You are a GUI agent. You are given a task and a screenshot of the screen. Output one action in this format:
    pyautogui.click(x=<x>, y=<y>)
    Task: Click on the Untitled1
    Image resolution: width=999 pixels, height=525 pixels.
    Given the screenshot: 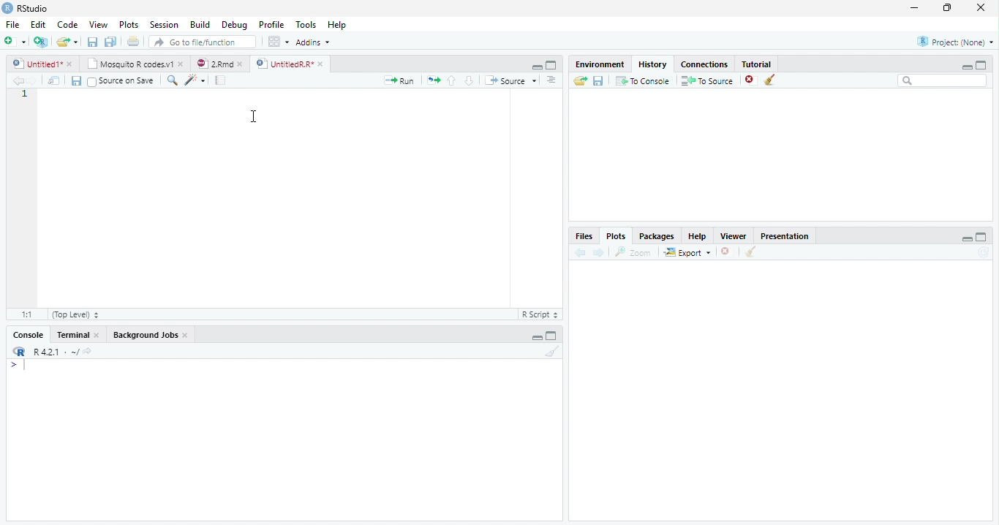 What is the action you would take?
    pyautogui.click(x=42, y=64)
    